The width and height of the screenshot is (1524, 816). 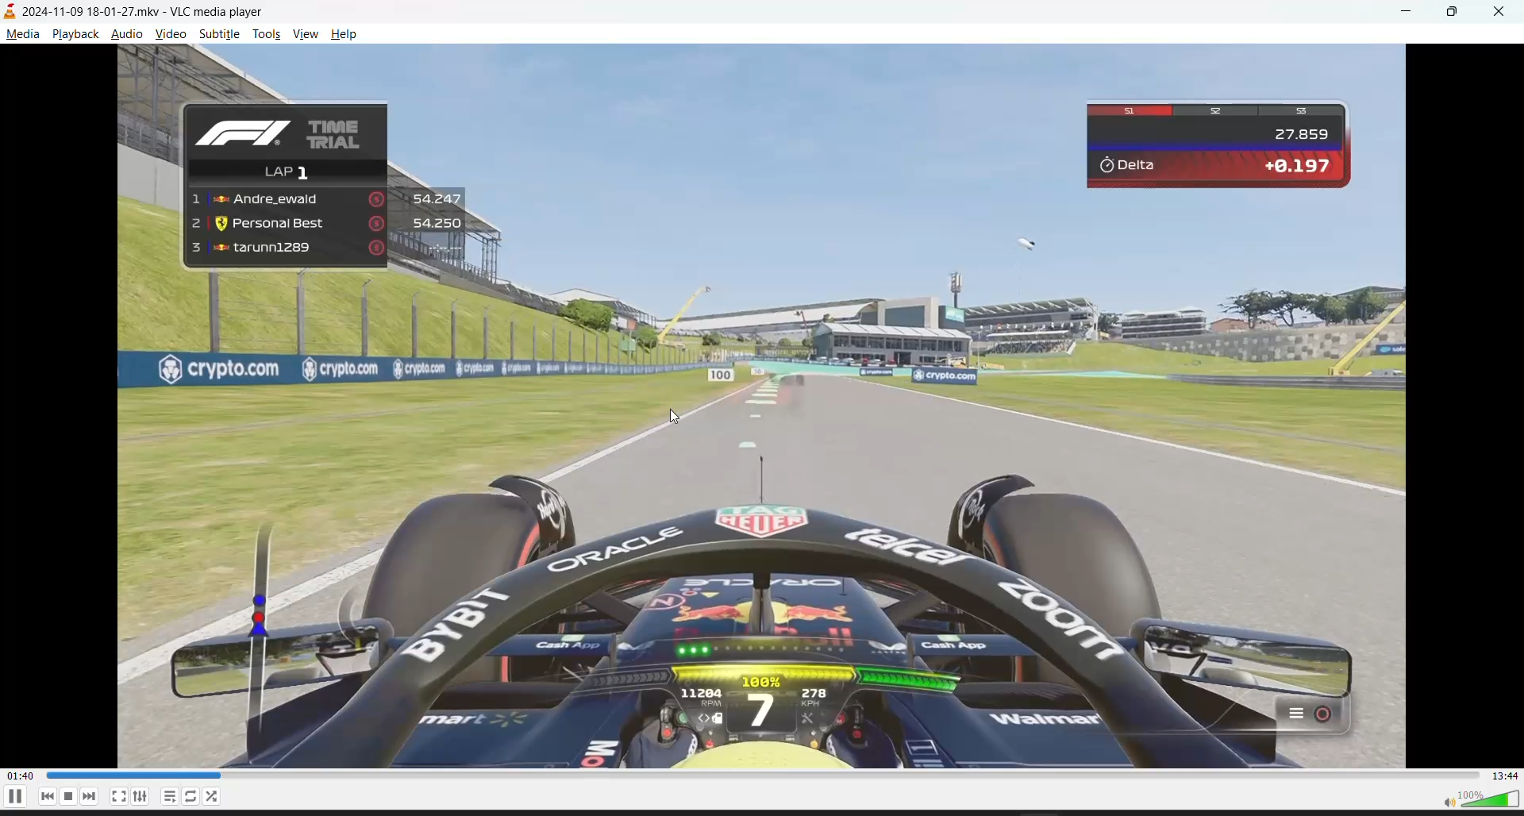 I want to click on video contrast increased, so click(x=764, y=408).